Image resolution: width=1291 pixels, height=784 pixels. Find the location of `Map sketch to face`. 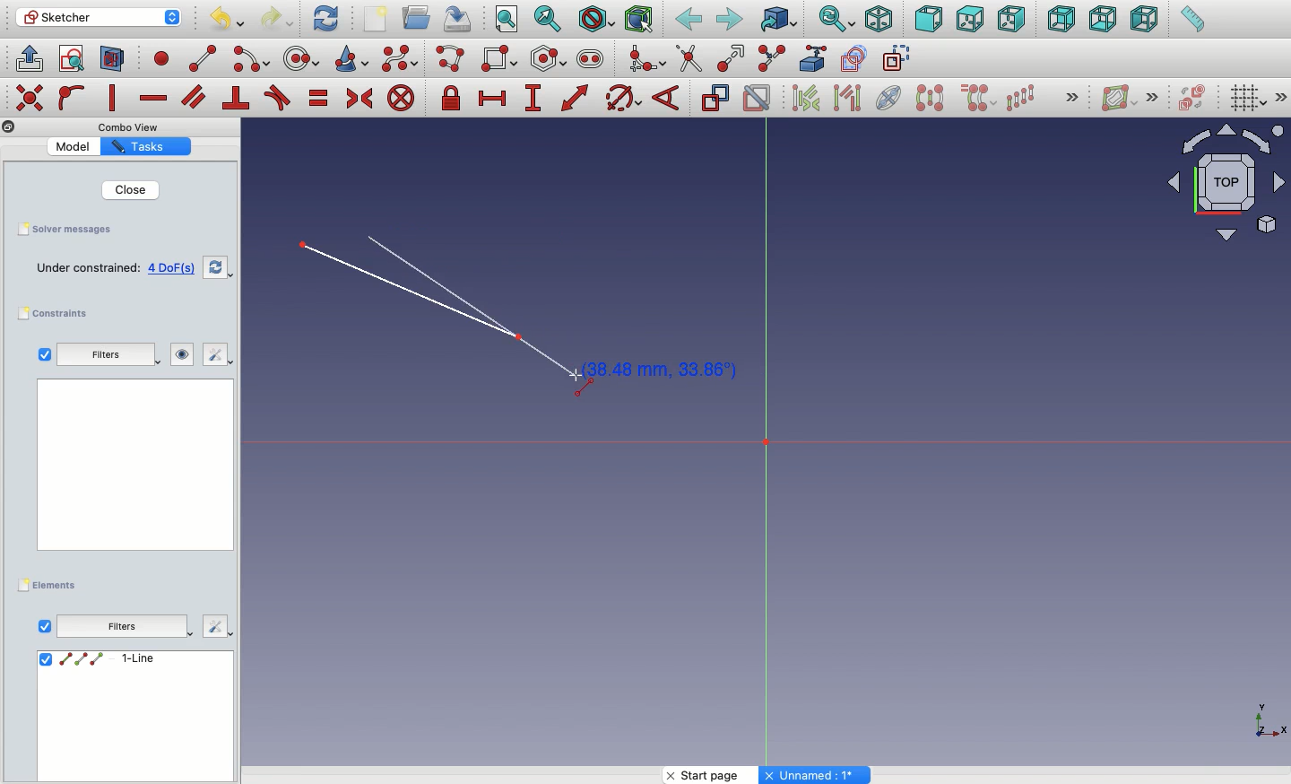

Map sketch to face is located at coordinates (113, 59).